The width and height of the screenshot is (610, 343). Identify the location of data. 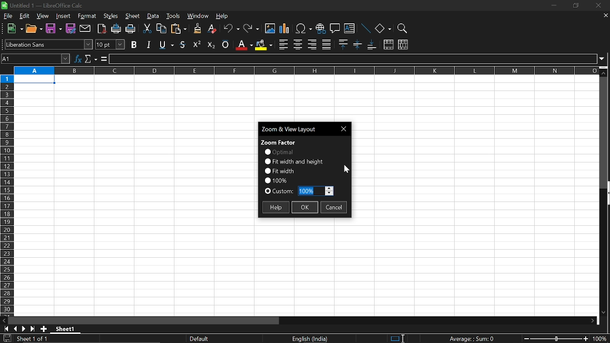
(153, 16).